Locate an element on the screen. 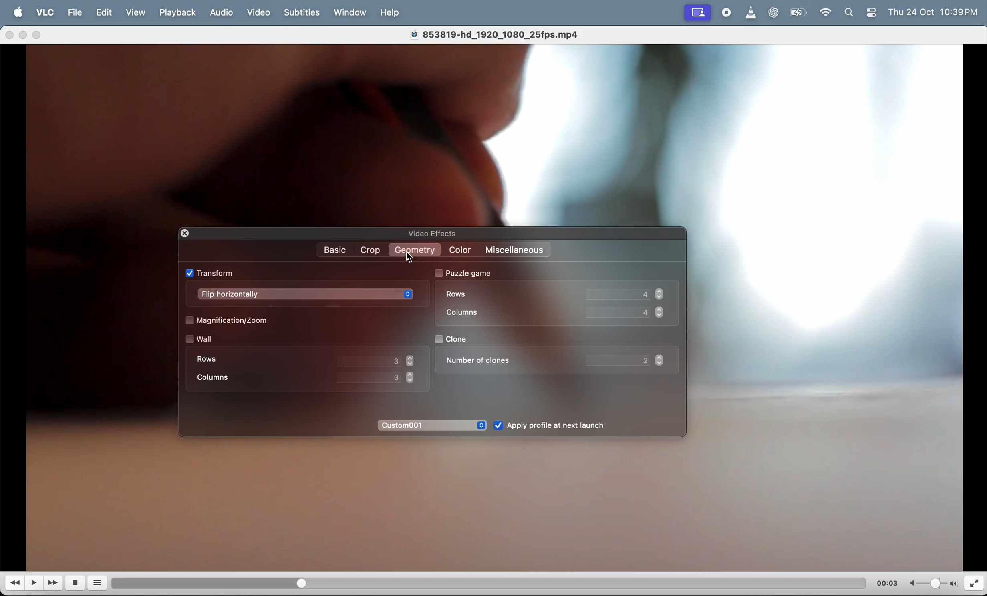 The image size is (987, 596). value is located at coordinates (627, 361).